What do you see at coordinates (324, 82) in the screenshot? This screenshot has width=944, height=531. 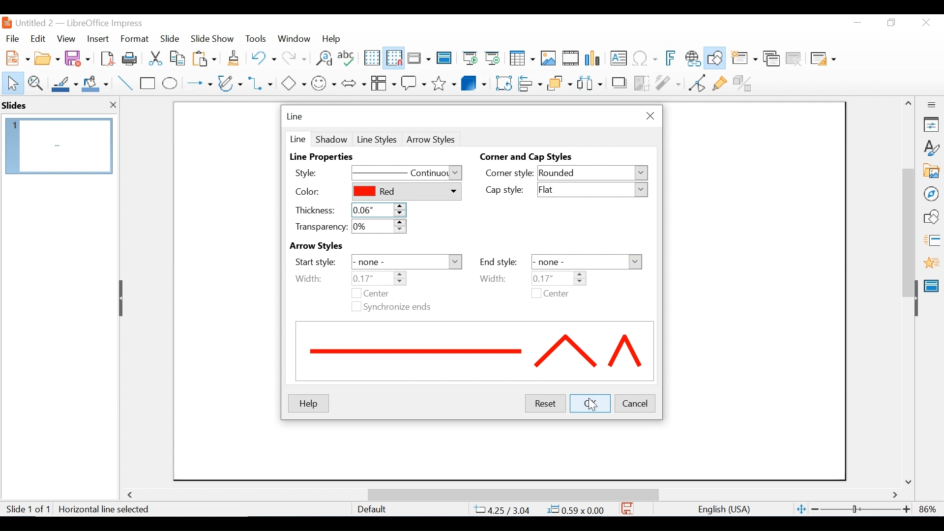 I see `Symbol shapes` at bounding box center [324, 82].